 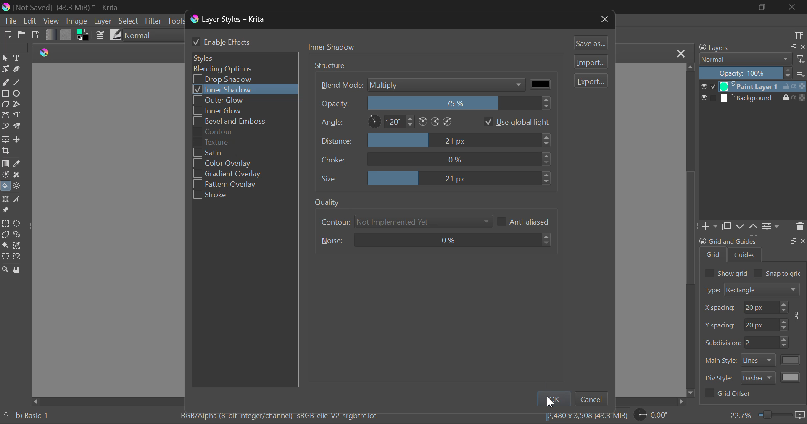 I want to click on Polygon, so click(x=5, y=104).